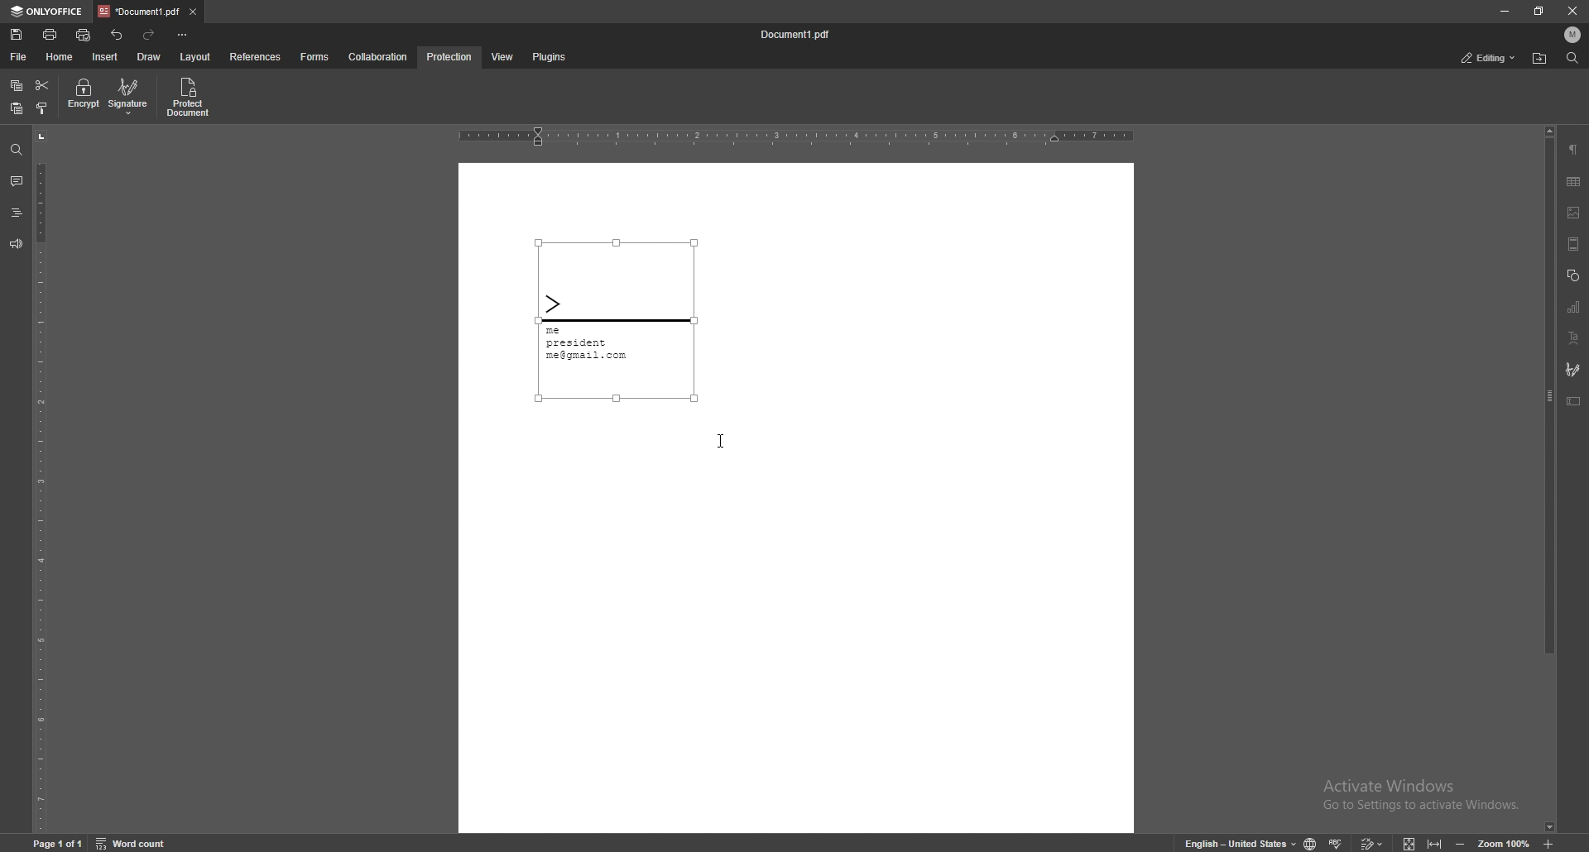  What do you see at coordinates (1437, 840) in the screenshot?
I see `fit to width` at bounding box center [1437, 840].